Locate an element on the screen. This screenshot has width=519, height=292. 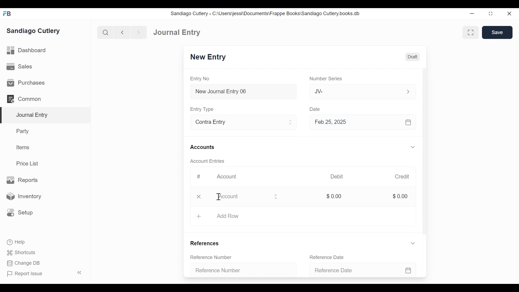
Close is located at coordinates (510, 13).